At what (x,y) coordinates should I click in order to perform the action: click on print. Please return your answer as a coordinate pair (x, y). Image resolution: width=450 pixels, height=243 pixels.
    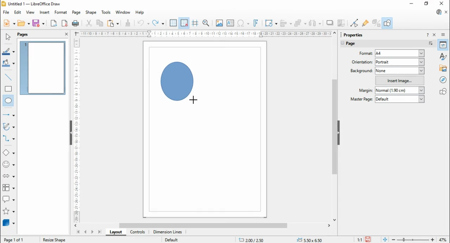
    Looking at the image, I should click on (75, 23).